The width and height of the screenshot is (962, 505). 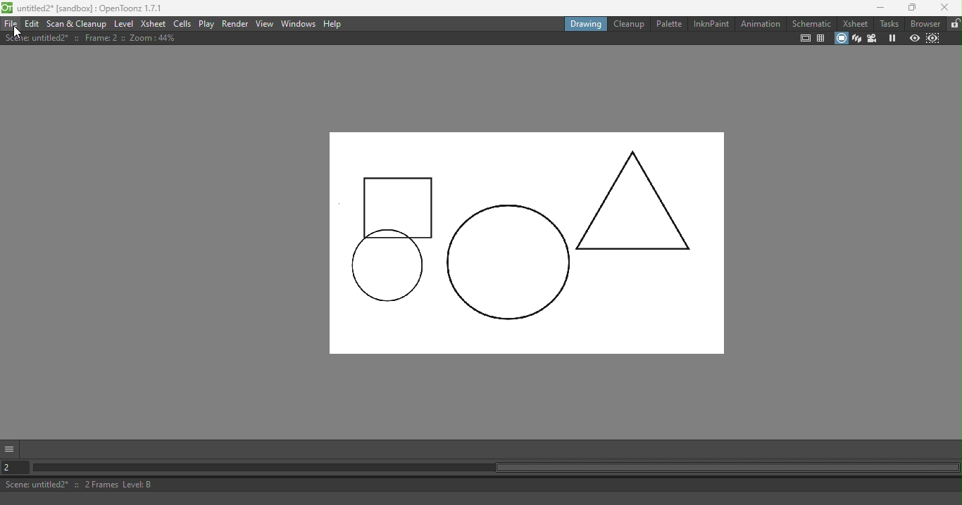 What do you see at coordinates (806, 39) in the screenshot?
I see `Safe area` at bounding box center [806, 39].